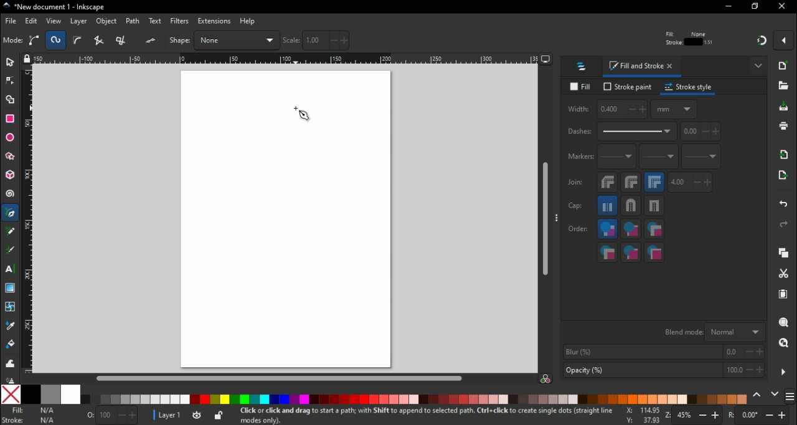 The image size is (797, 425). I want to click on undo, so click(782, 206).